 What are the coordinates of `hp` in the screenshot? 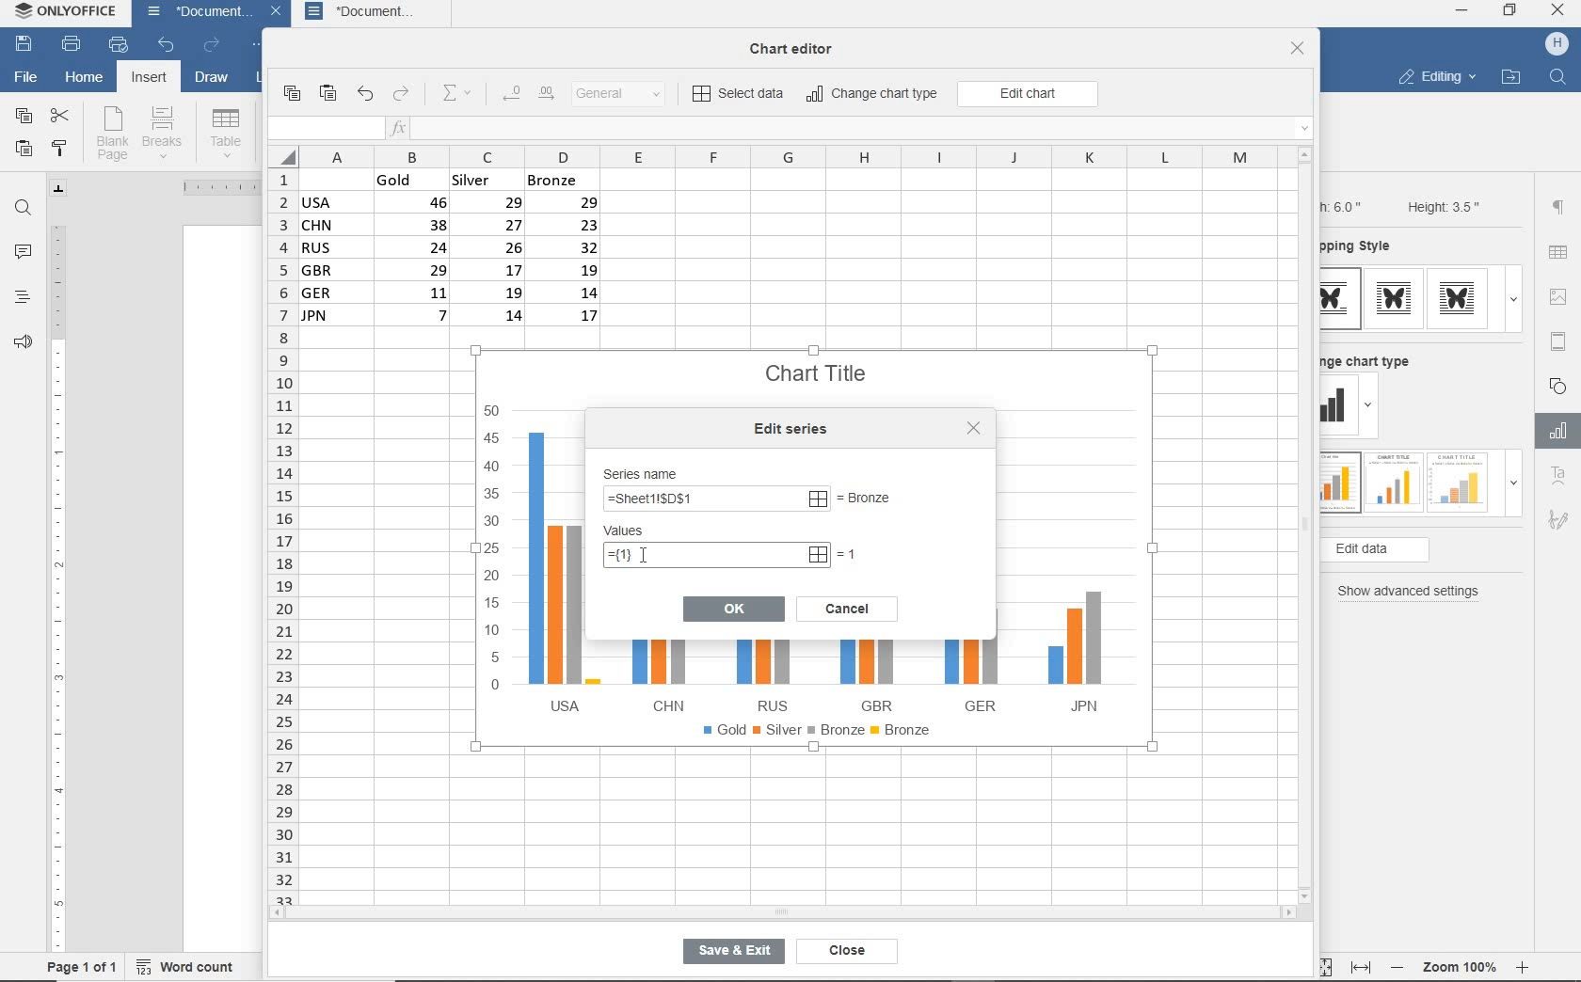 It's located at (1557, 44).